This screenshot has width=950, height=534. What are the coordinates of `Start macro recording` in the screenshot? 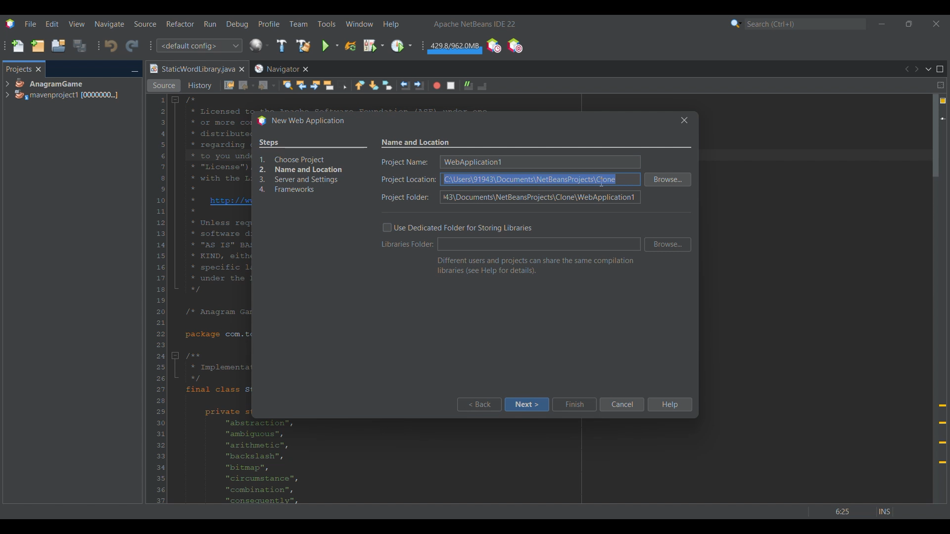 It's located at (437, 86).